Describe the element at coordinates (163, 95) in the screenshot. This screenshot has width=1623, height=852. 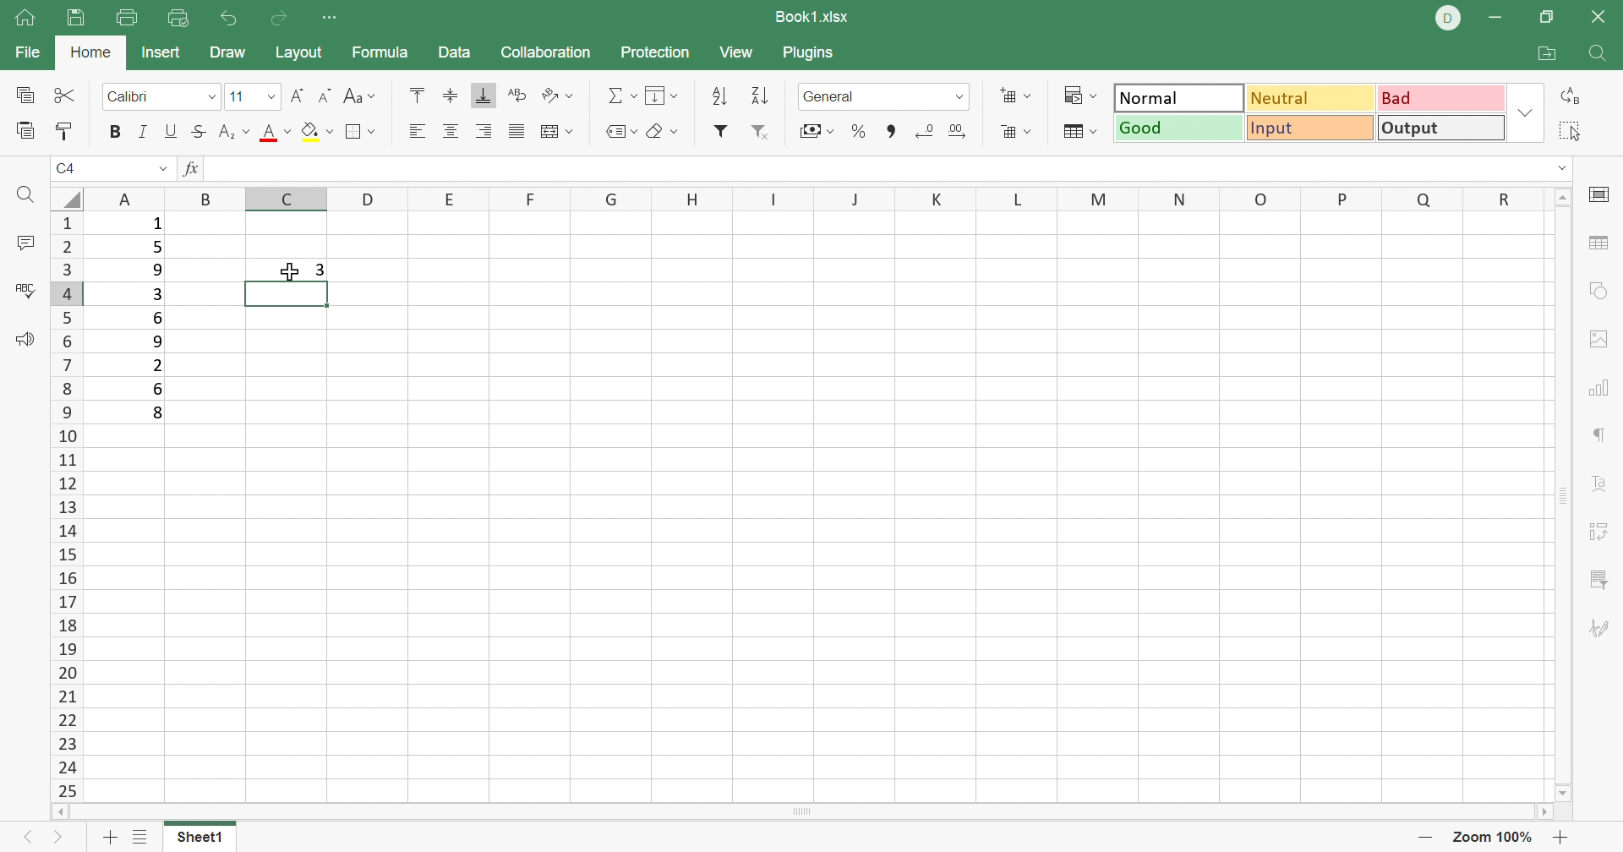
I see `Font` at that location.